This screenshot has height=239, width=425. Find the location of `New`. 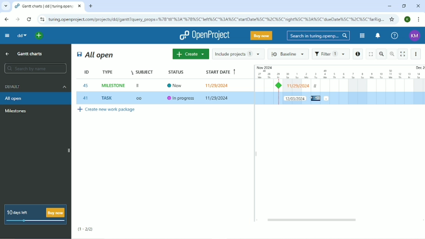

New is located at coordinates (177, 85).